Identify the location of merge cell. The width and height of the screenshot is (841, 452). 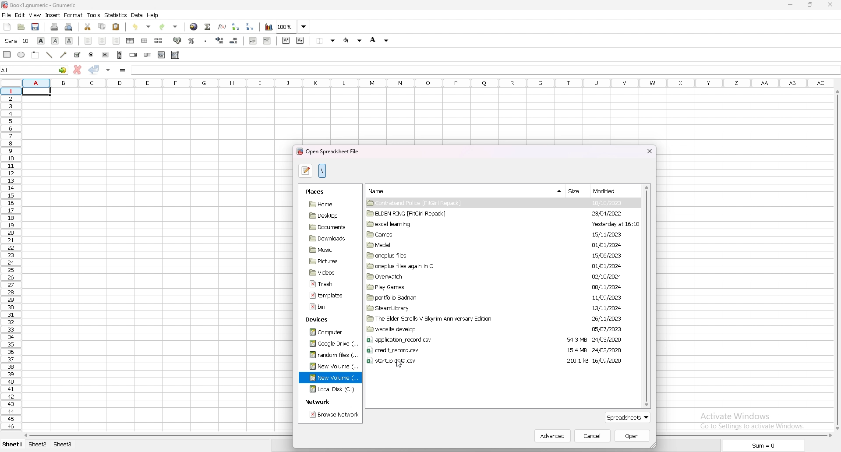
(145, 41).